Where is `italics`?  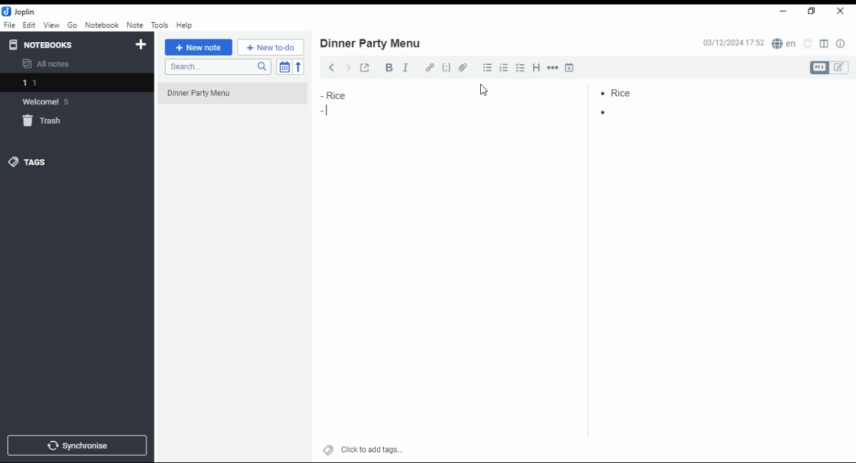
italics is located at coordinates (406, 67).